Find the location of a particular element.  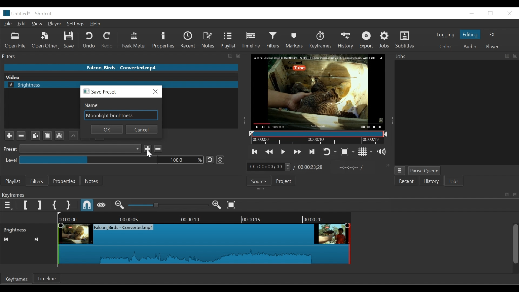

Properties is located at coordinates (65, 181).